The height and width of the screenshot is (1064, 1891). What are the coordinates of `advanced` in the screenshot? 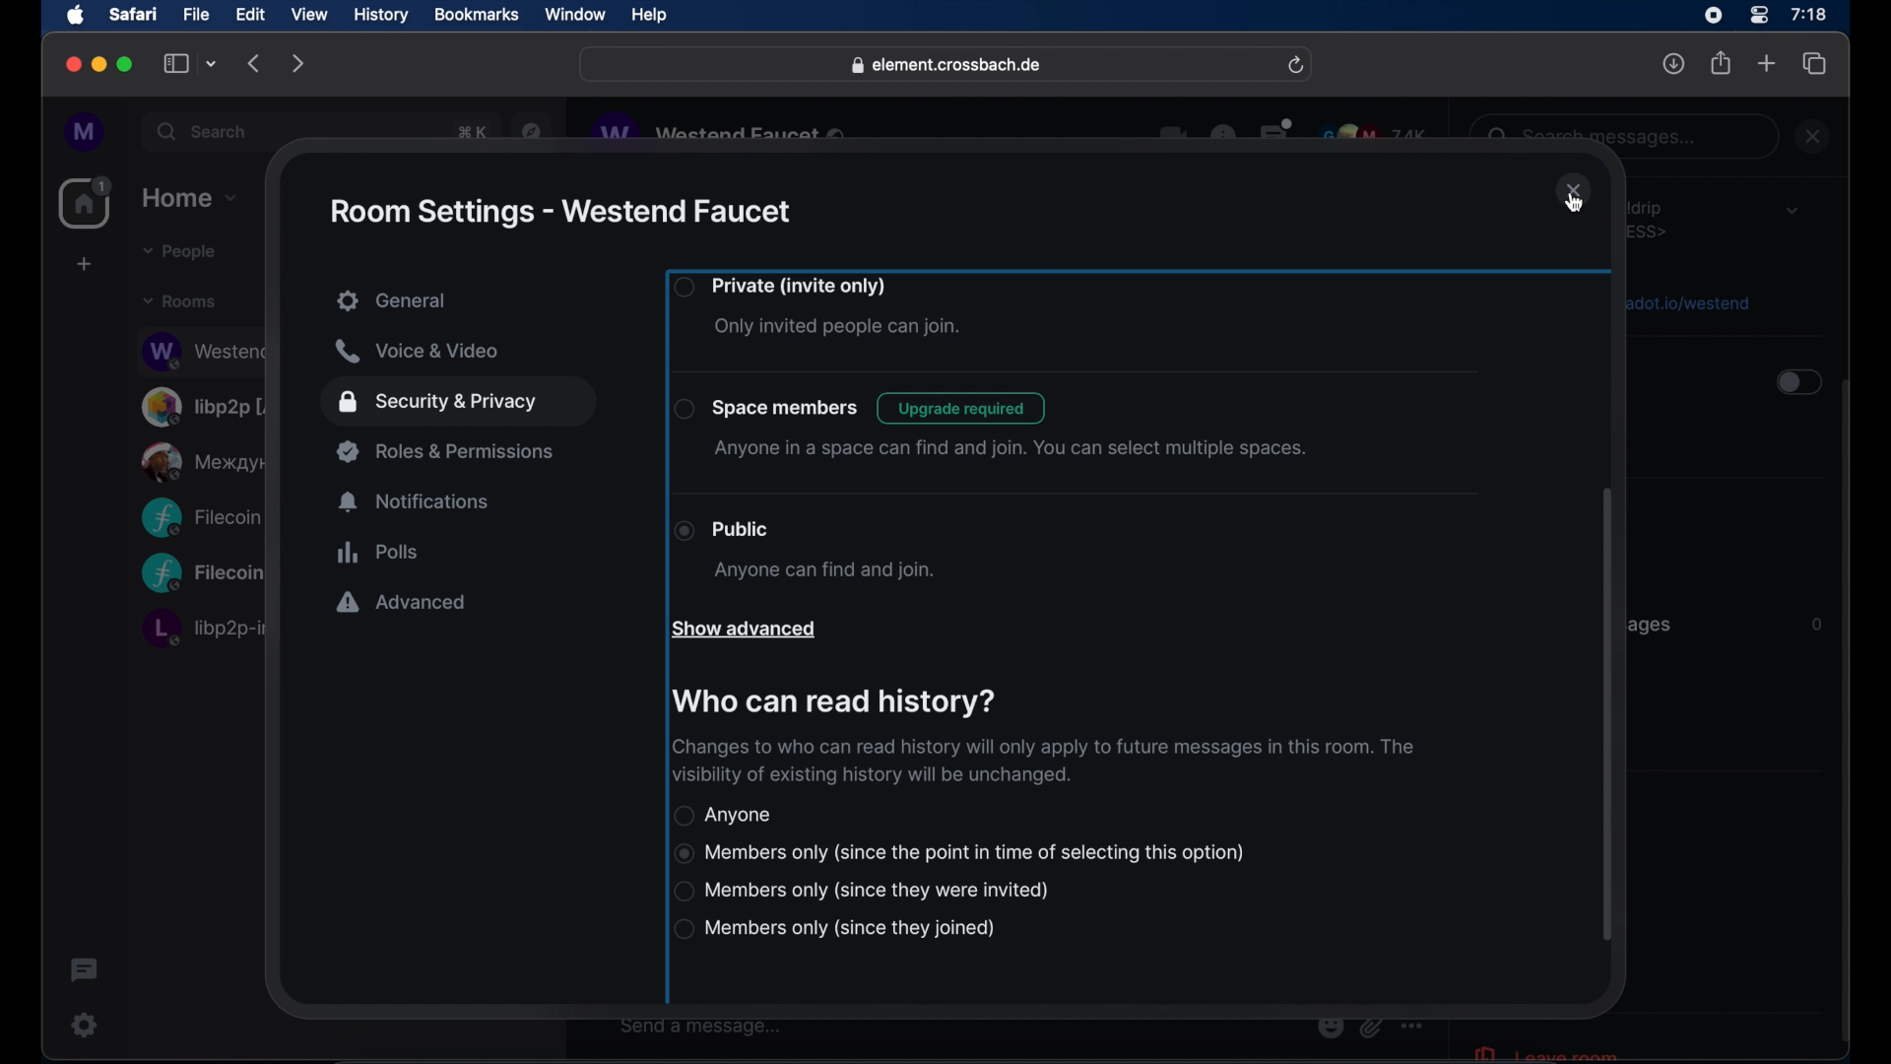 It's located at (402, 604).